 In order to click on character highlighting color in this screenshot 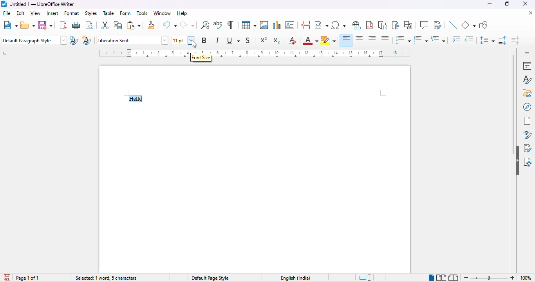, I will do `click(329, 41)`.